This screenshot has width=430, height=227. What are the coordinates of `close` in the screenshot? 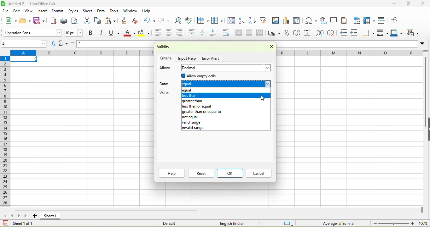 It's located at (424, 3).